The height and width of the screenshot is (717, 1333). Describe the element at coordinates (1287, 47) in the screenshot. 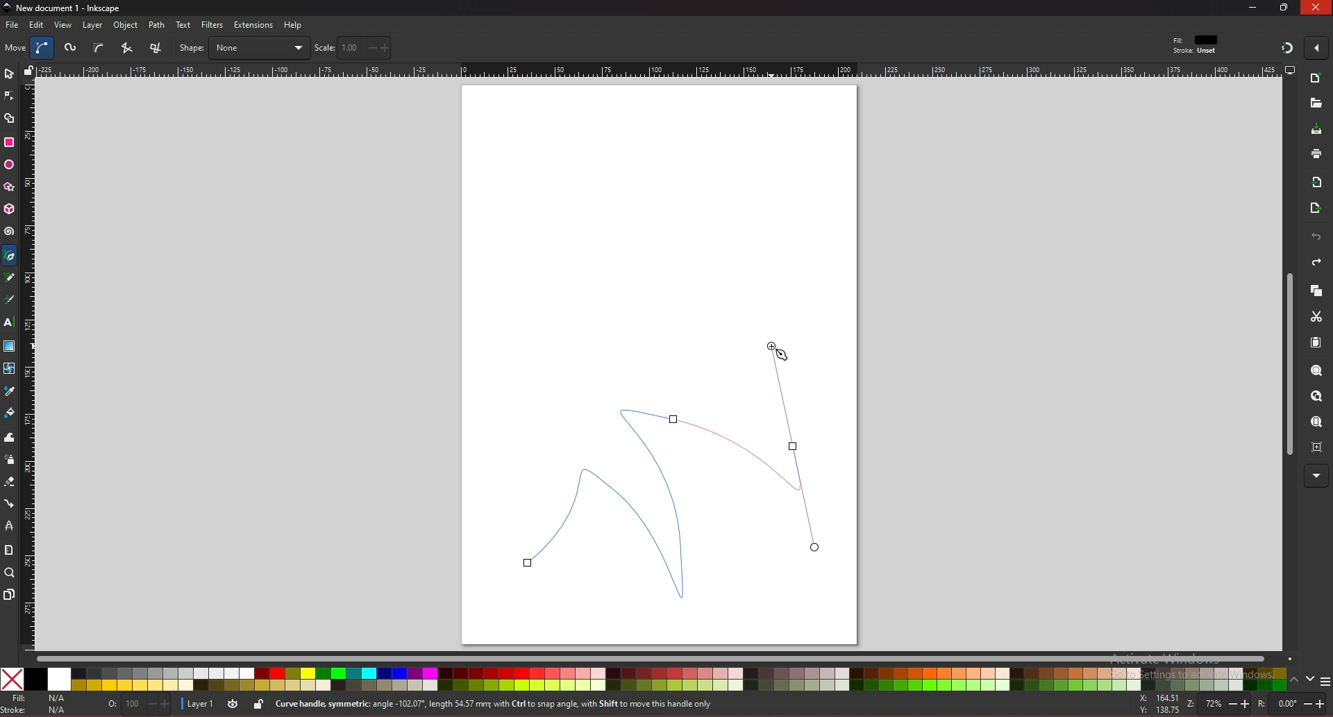

I see `snapping` at that location.